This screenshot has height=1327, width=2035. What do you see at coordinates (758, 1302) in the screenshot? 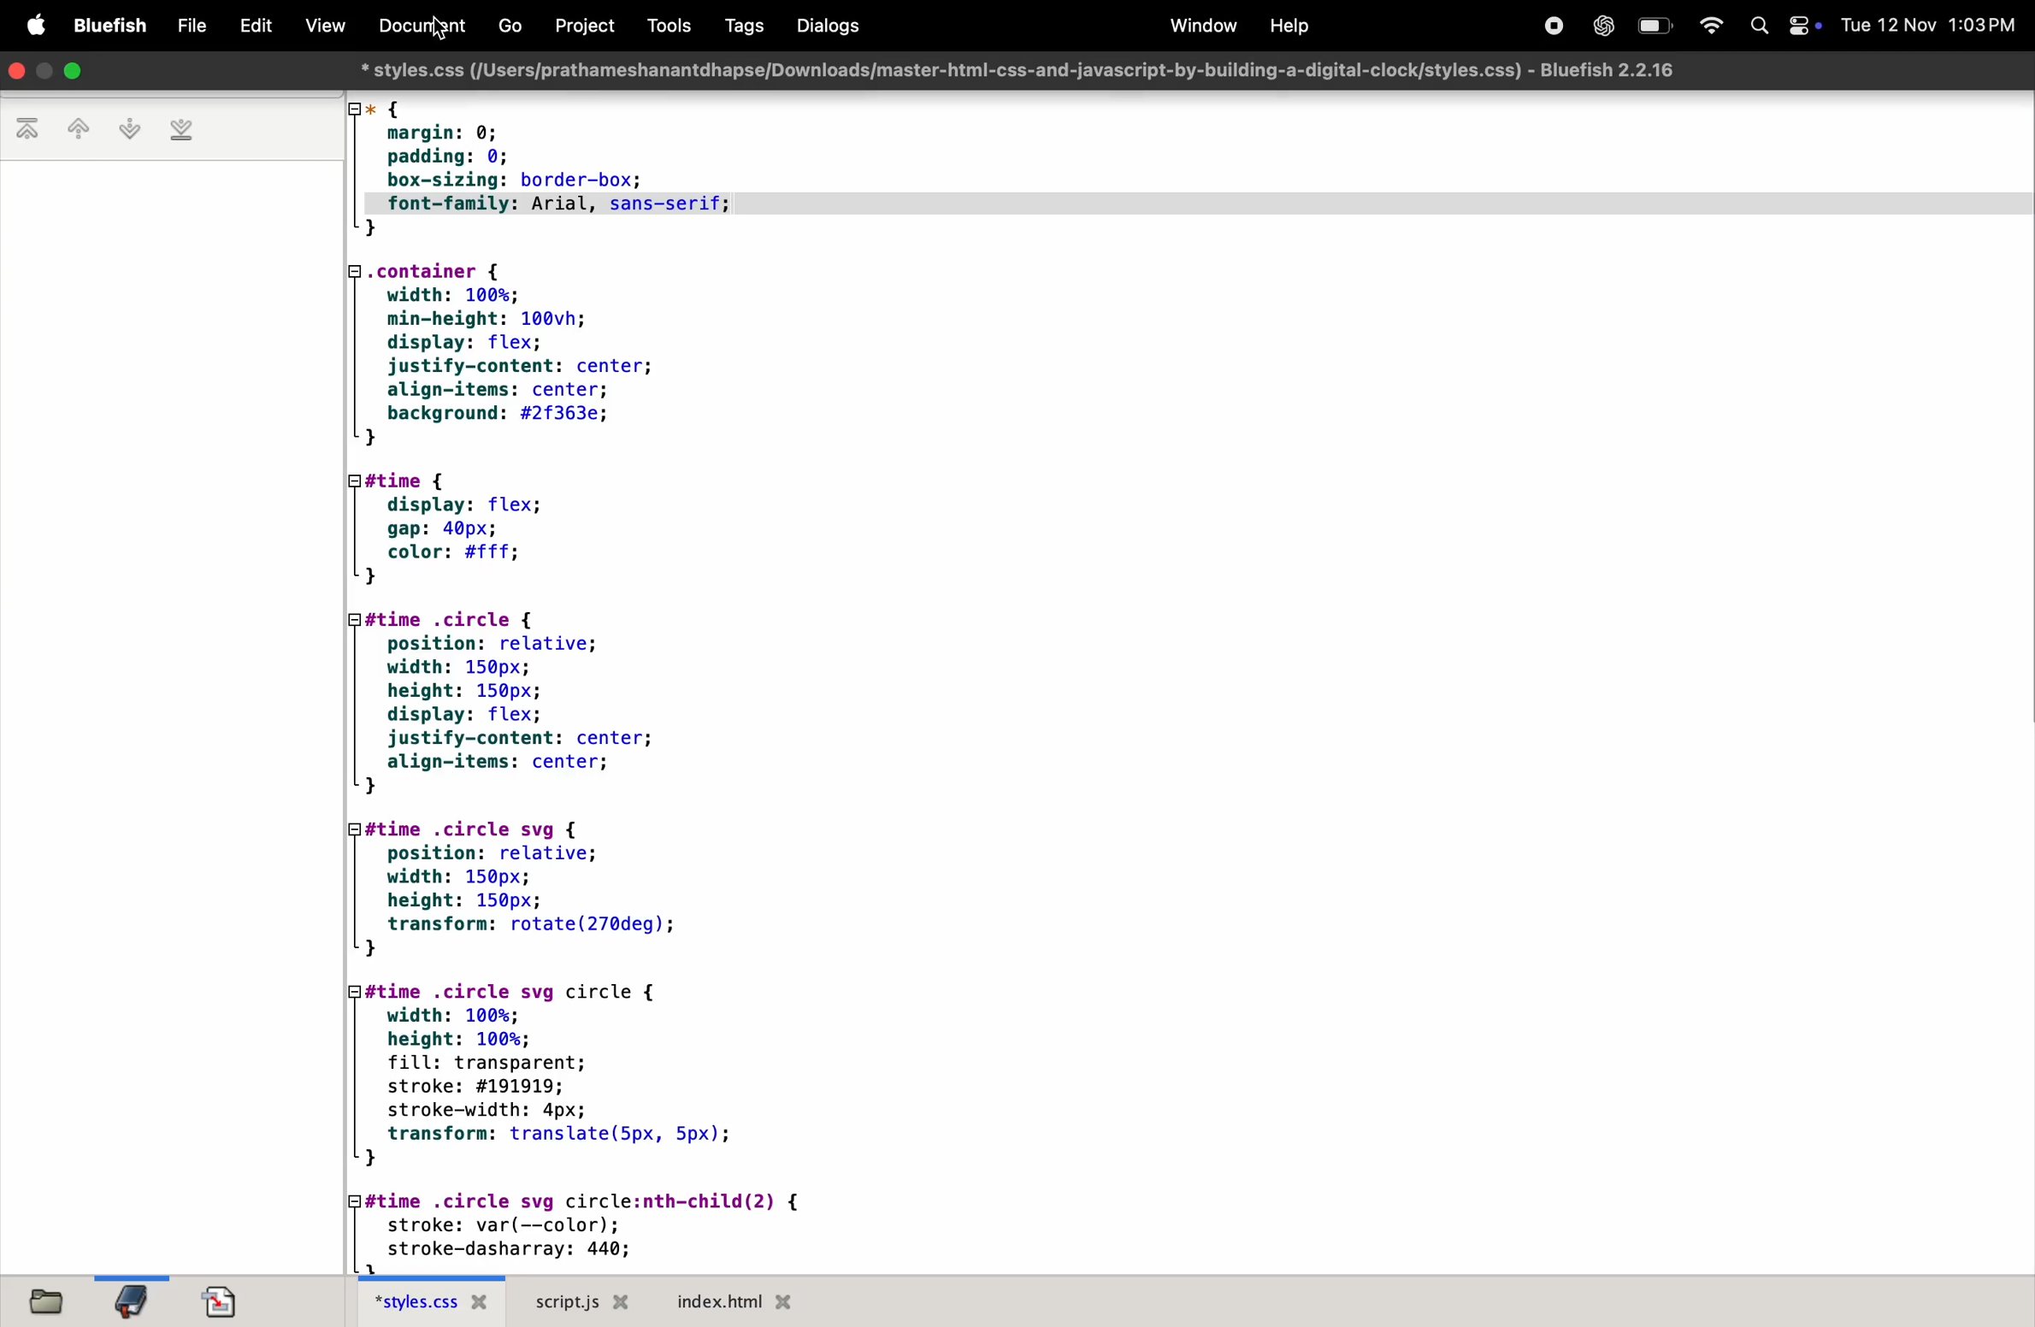
I see `index.html` at bounding box center [758, 1302].